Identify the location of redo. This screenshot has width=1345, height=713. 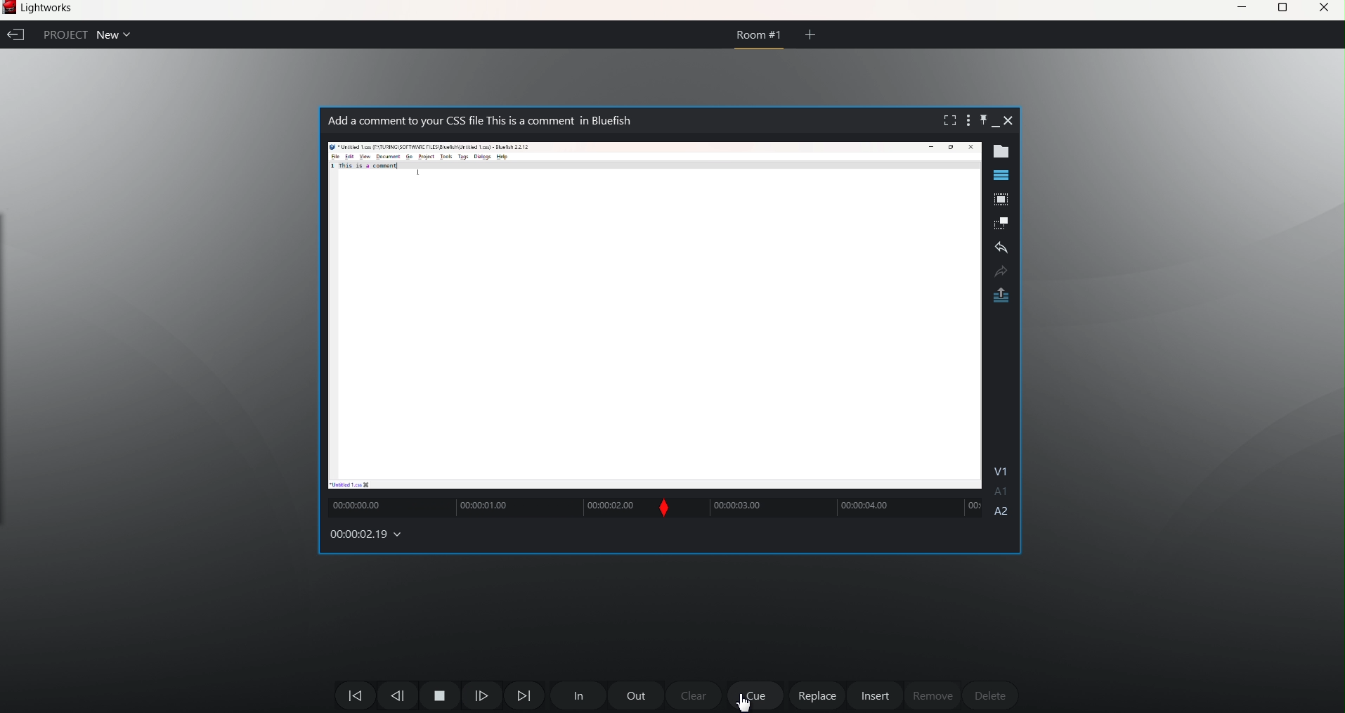
(1000, 271).